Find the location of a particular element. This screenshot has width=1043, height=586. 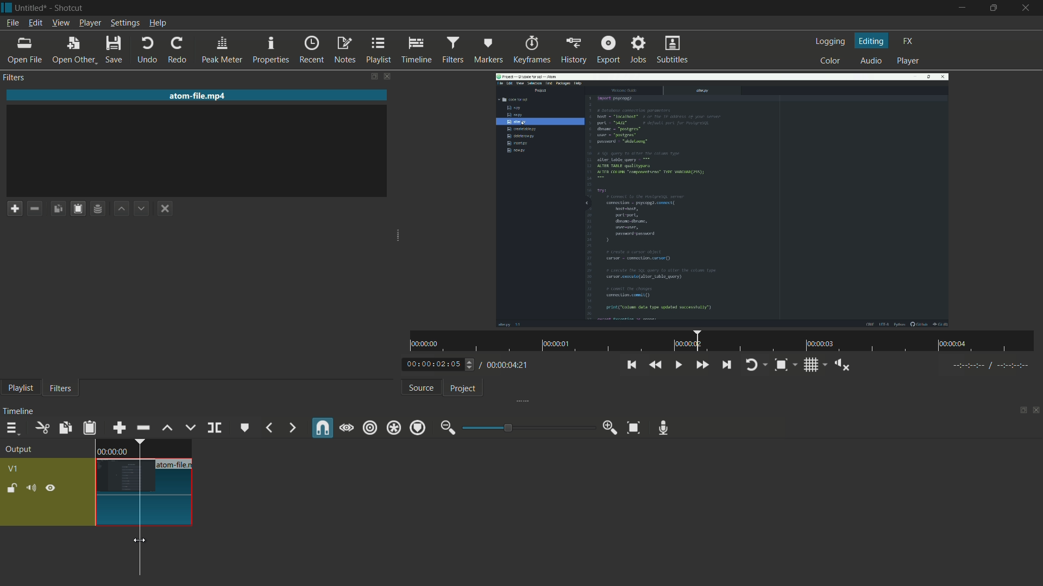

edit menu is located at coordinates (35, 23).